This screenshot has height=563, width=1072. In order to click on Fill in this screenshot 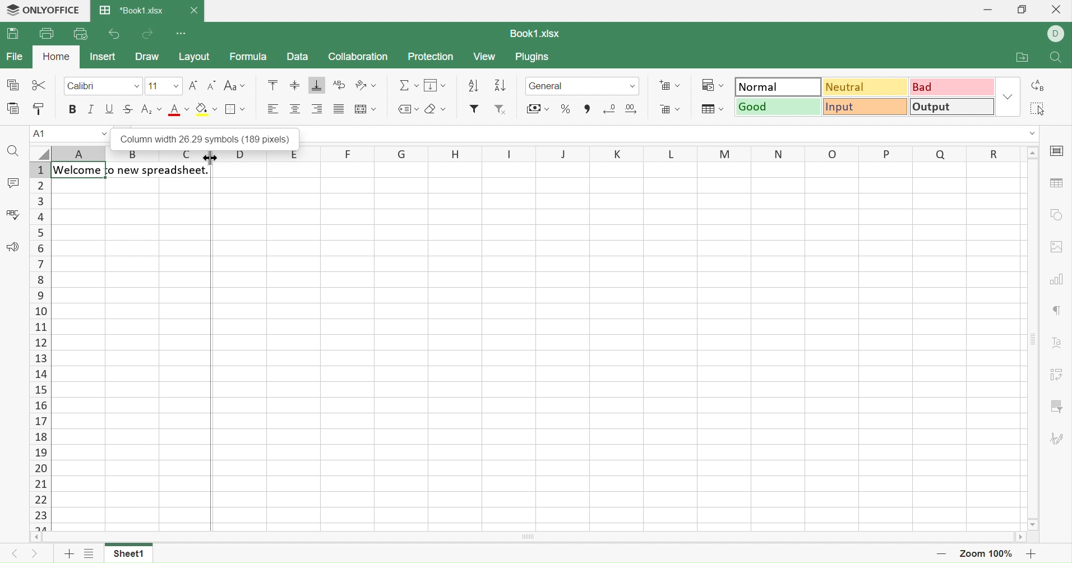, I will do `click(436, 84)`.